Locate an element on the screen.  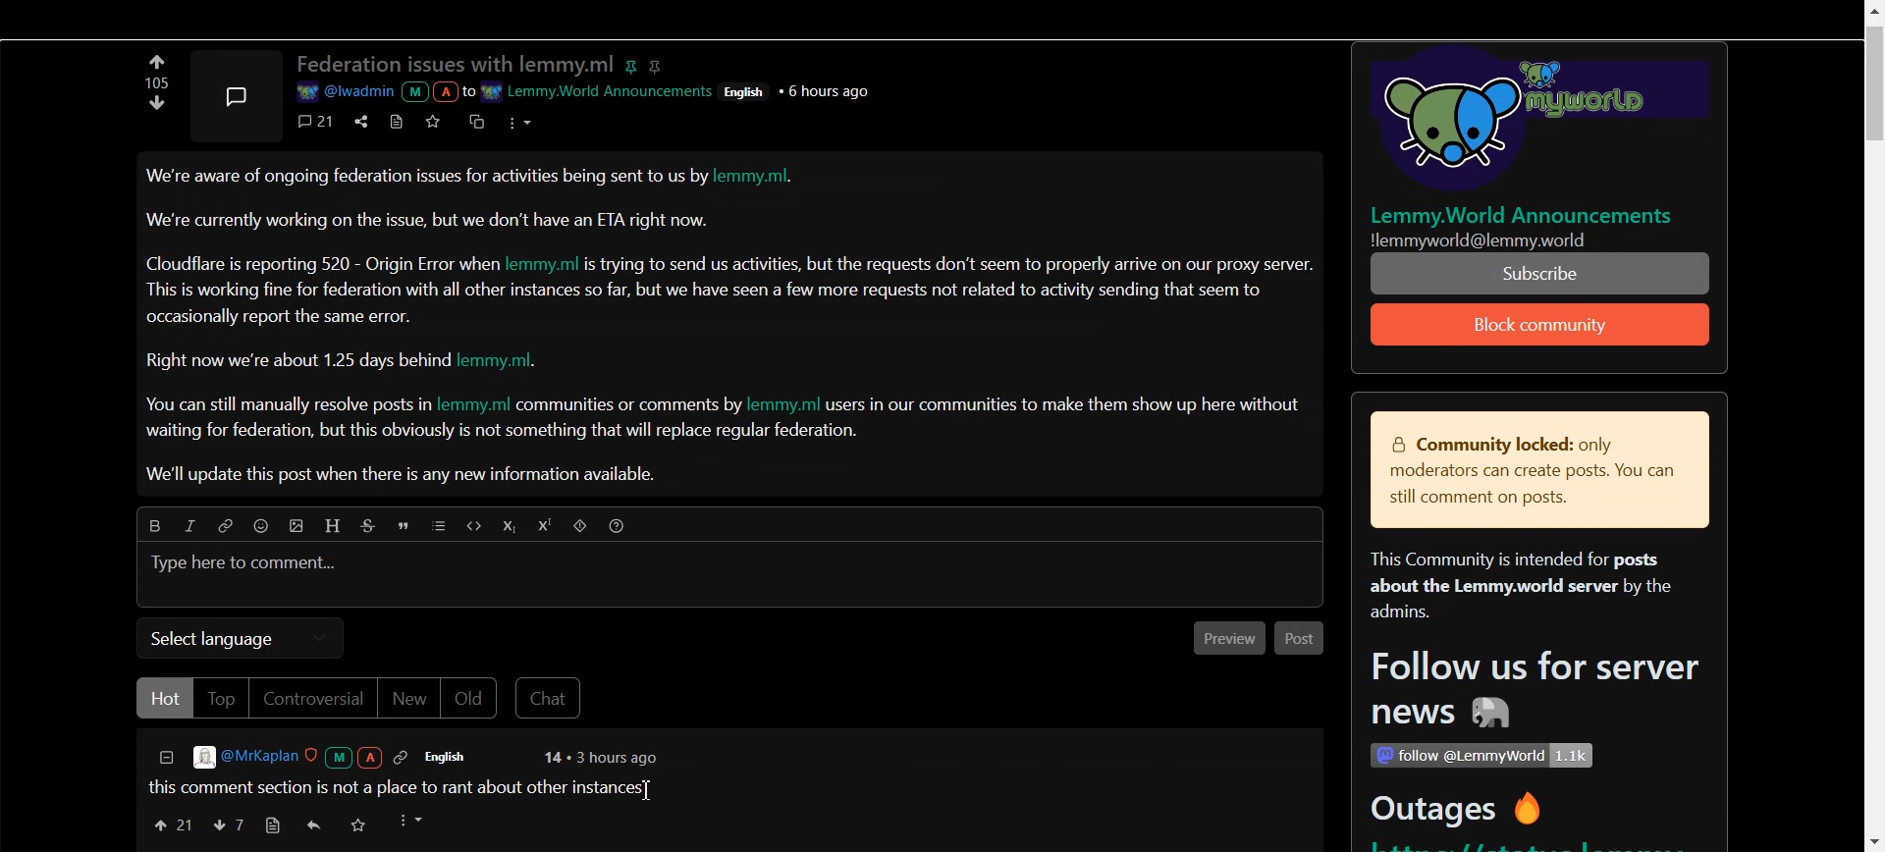
| users in our communities to make them show up here withou is located at coordinates (1062, 404).